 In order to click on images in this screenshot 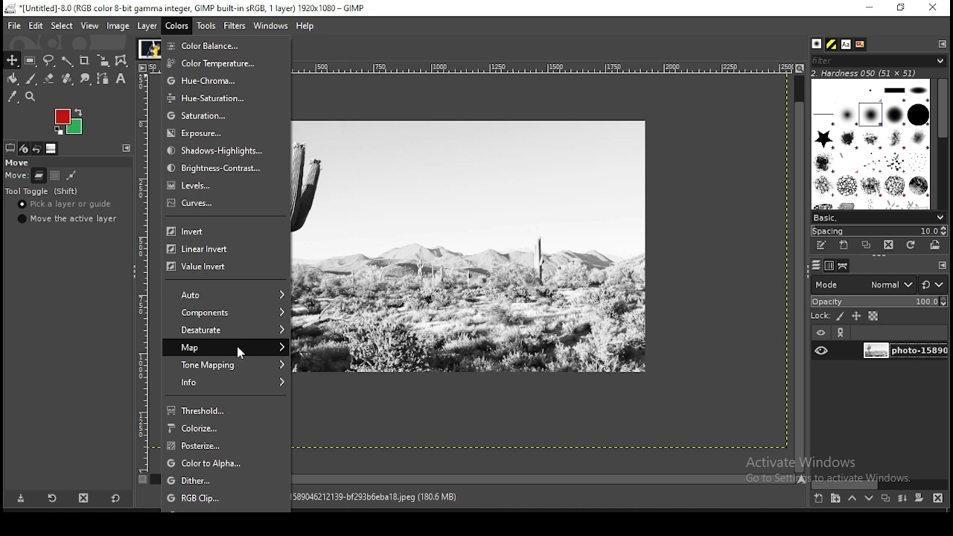, I will do `click(52, 149)`.